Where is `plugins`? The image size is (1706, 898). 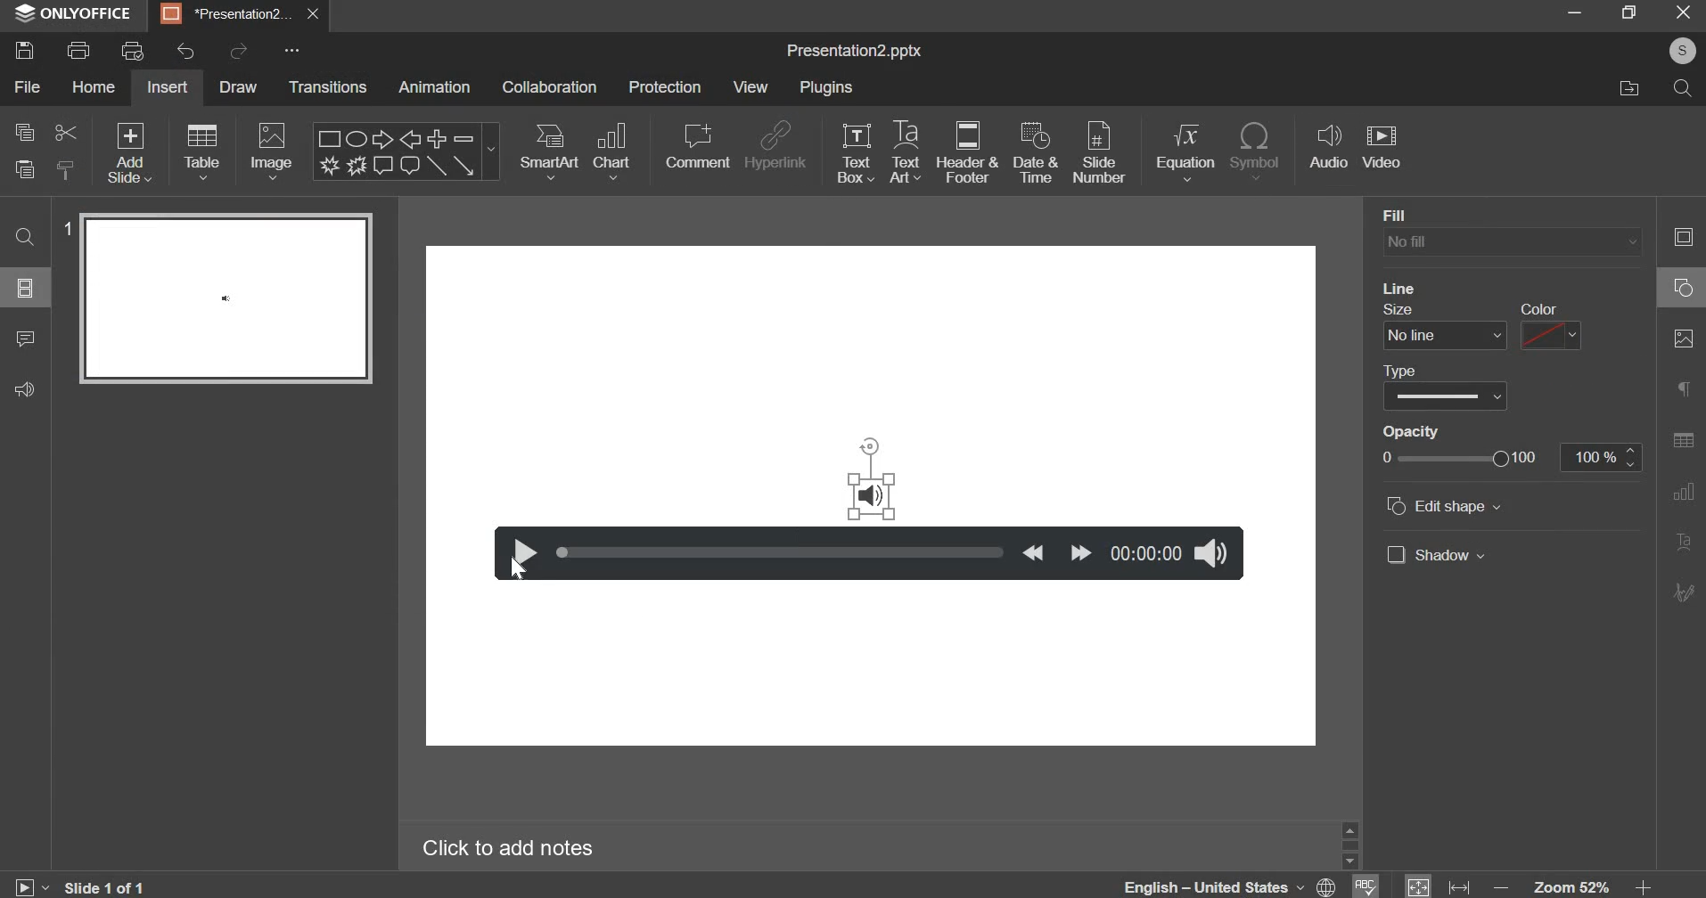
plugins is located at coordinates (829, 88).